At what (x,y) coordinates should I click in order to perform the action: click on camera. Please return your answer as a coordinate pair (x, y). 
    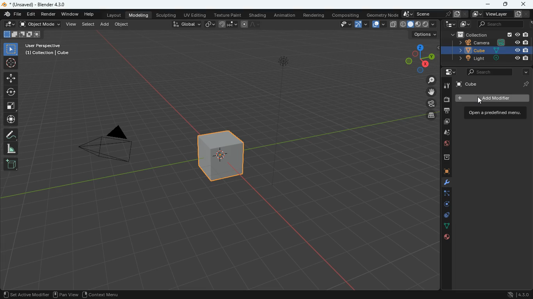
    Looking at the image, I should click on (445, 100).